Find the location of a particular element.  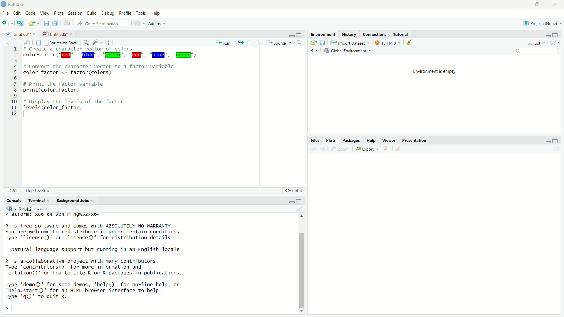

help is located at coordinates (157, 13).